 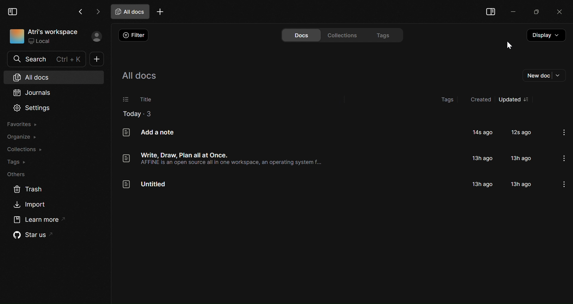 What do you see at coordinates (32, 204) in the screenshot?
I see `Import` at bounding box center [32, 204].